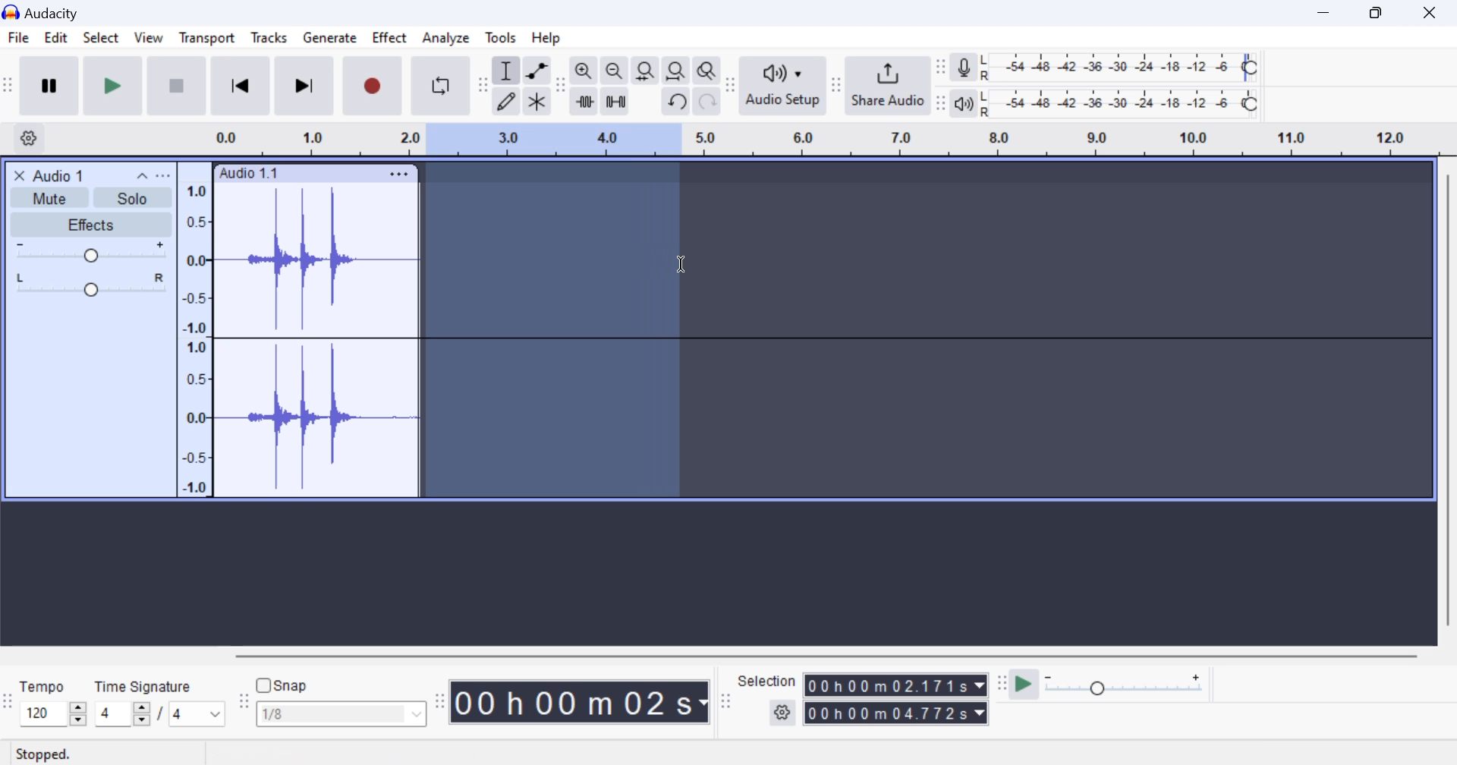 The image size is (1457, 765). What do you see at coordinates (965, 103) in the screenshot?
I see `playback meter` at bounding box center [965, 103].